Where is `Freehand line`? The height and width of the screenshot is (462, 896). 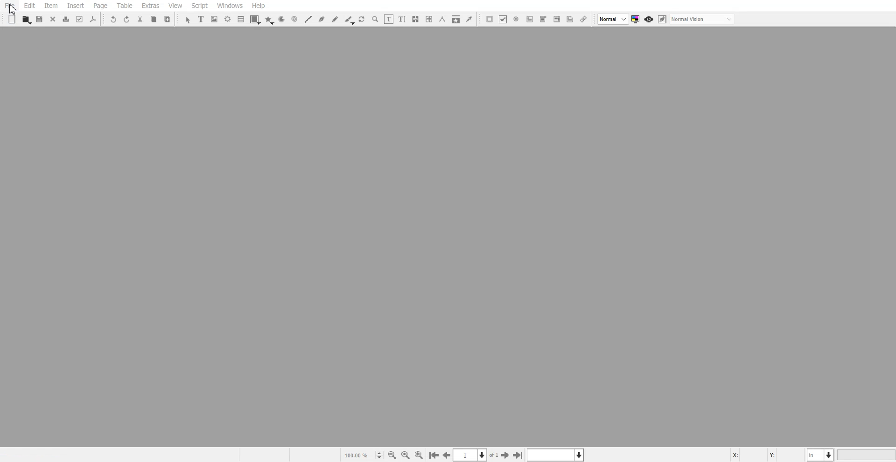 Freehand line is located at coordinates (335, 19).